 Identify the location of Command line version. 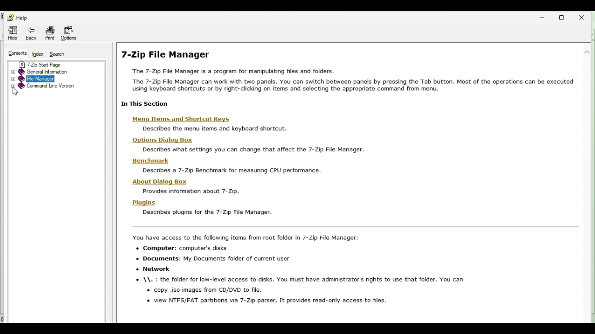
(48, 88).